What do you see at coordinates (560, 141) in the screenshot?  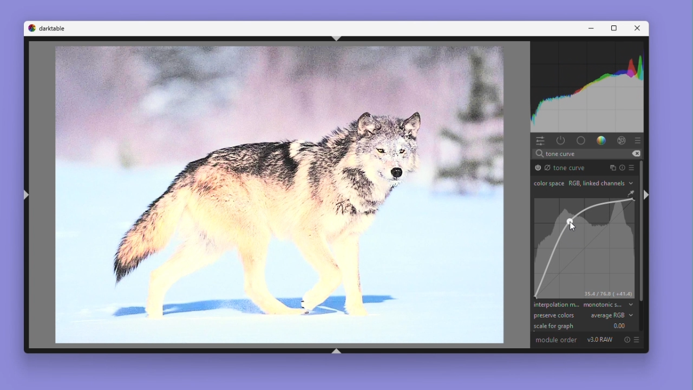 I see `show only active modules` at bounding box center [560, 141].